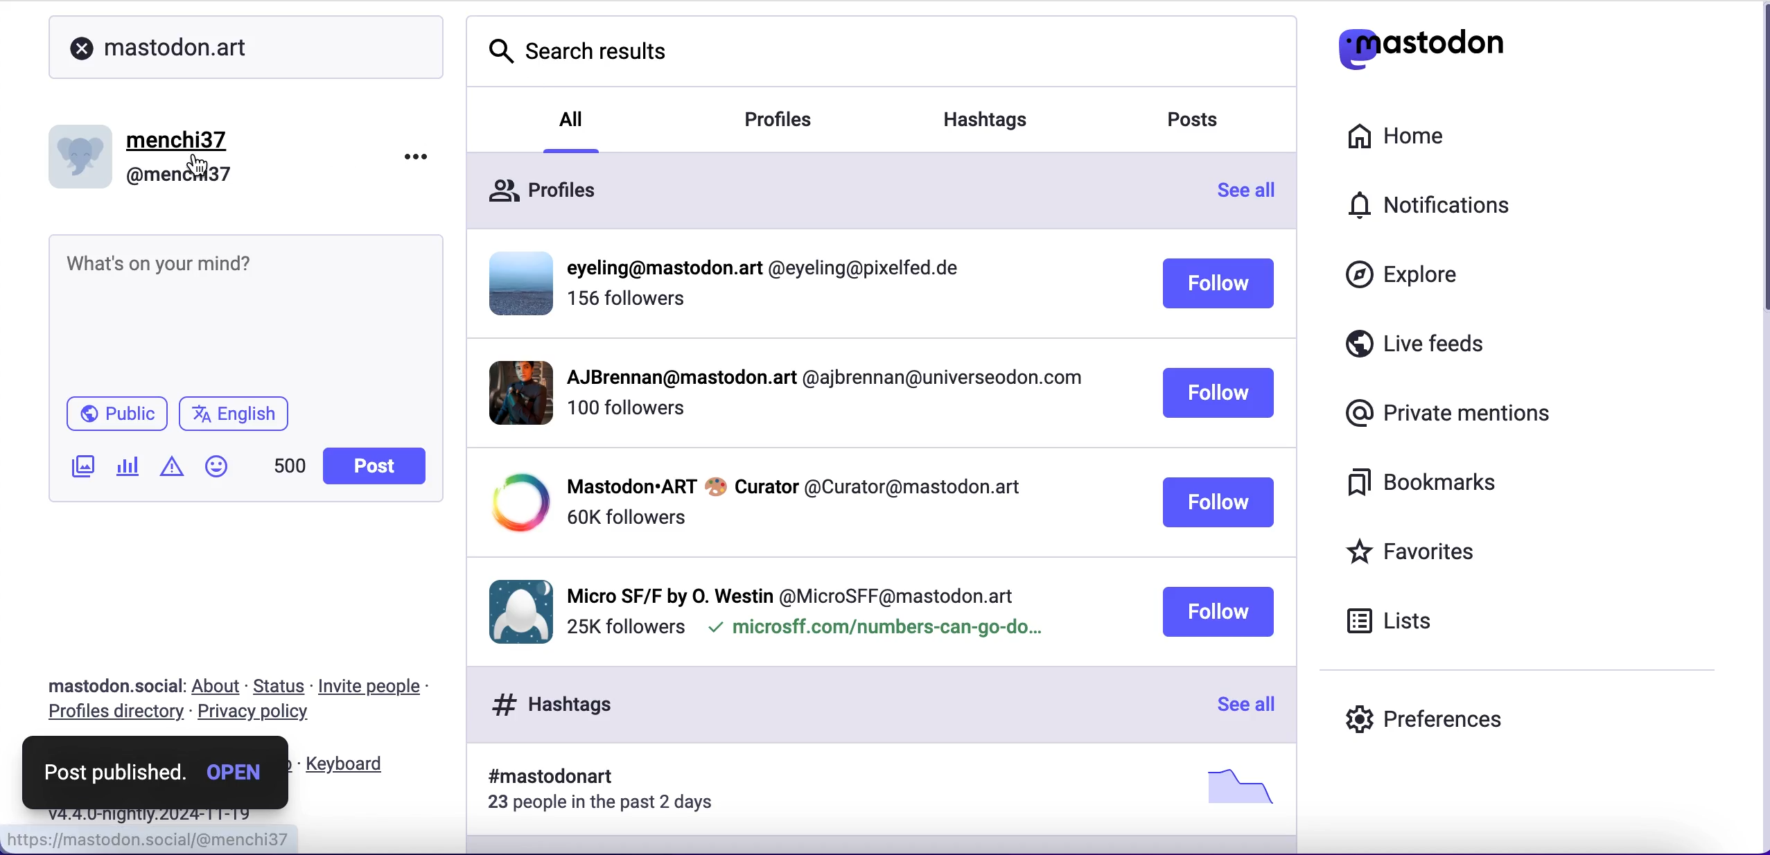  What do you see at coordinates (779, 118) in the screenshot?
I see `profiles` at bounding box center [779, 118].